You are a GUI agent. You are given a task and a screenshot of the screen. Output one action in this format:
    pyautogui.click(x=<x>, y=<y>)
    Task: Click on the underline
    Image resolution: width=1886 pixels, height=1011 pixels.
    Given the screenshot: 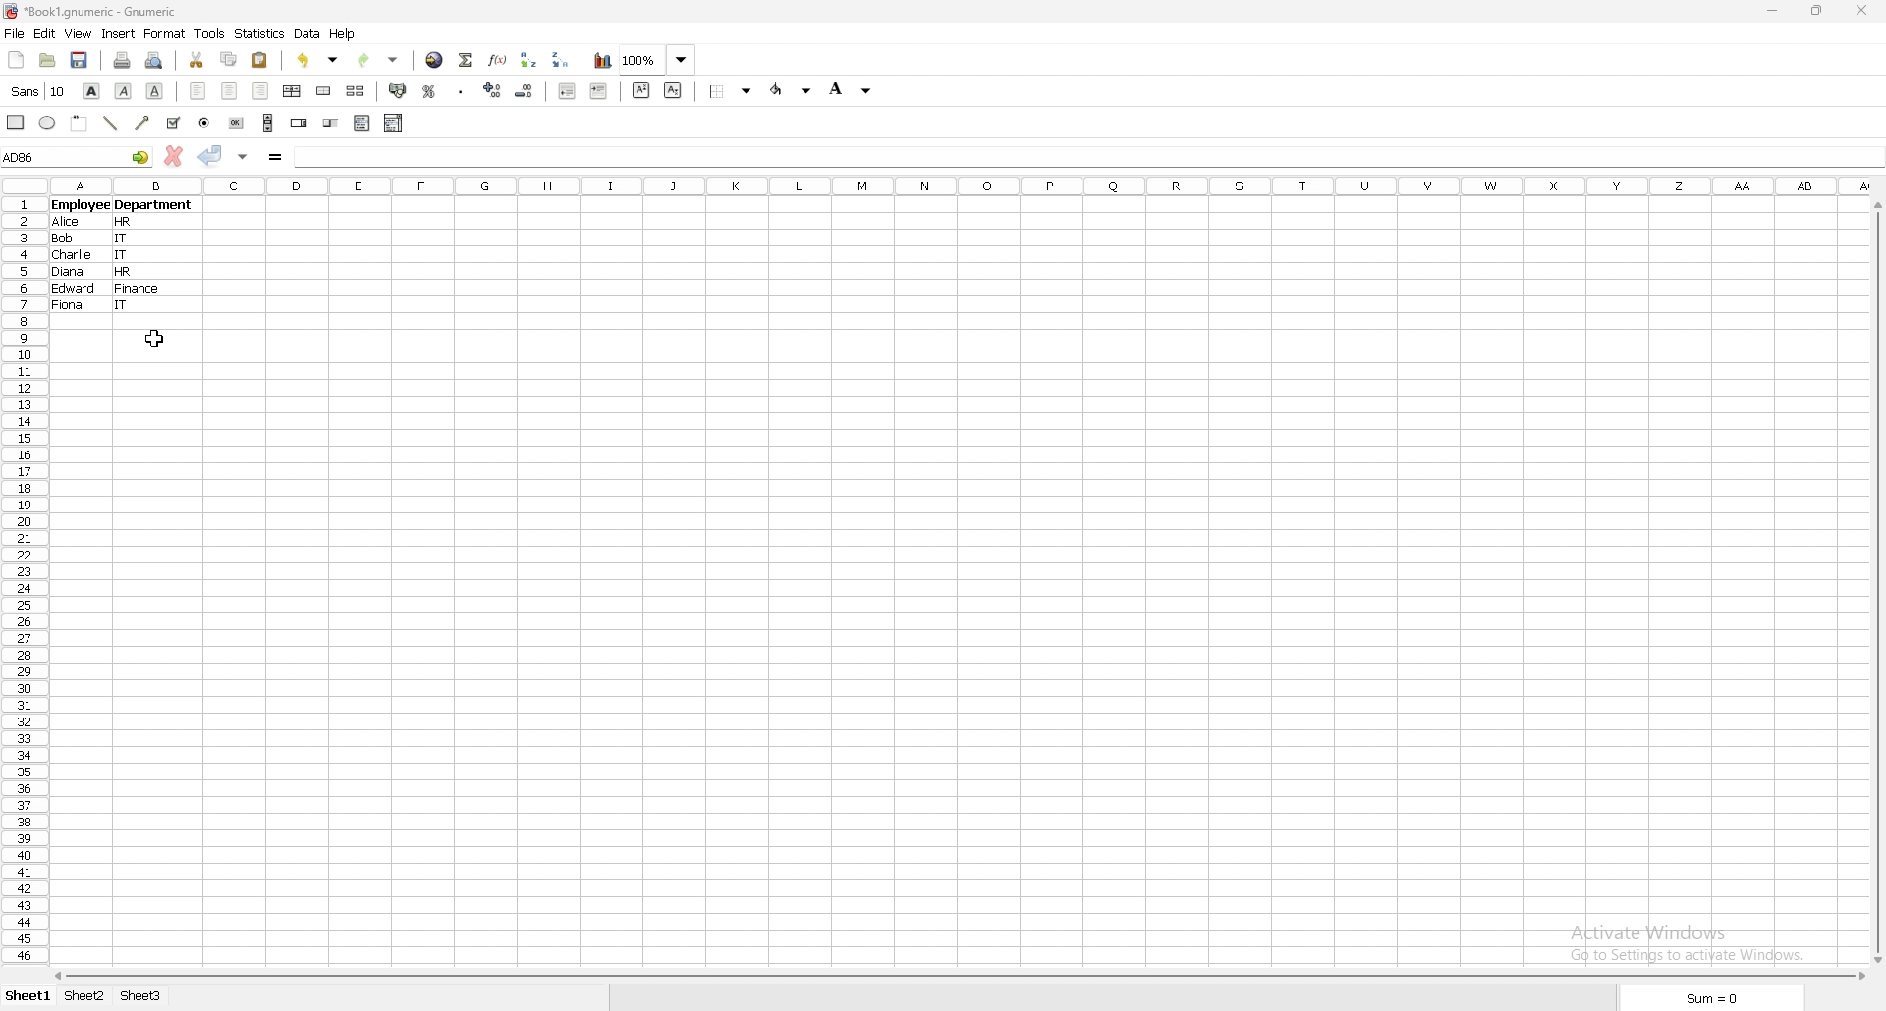 What is the action you would take?
    pyautogui.click(x=155, y=90)
    